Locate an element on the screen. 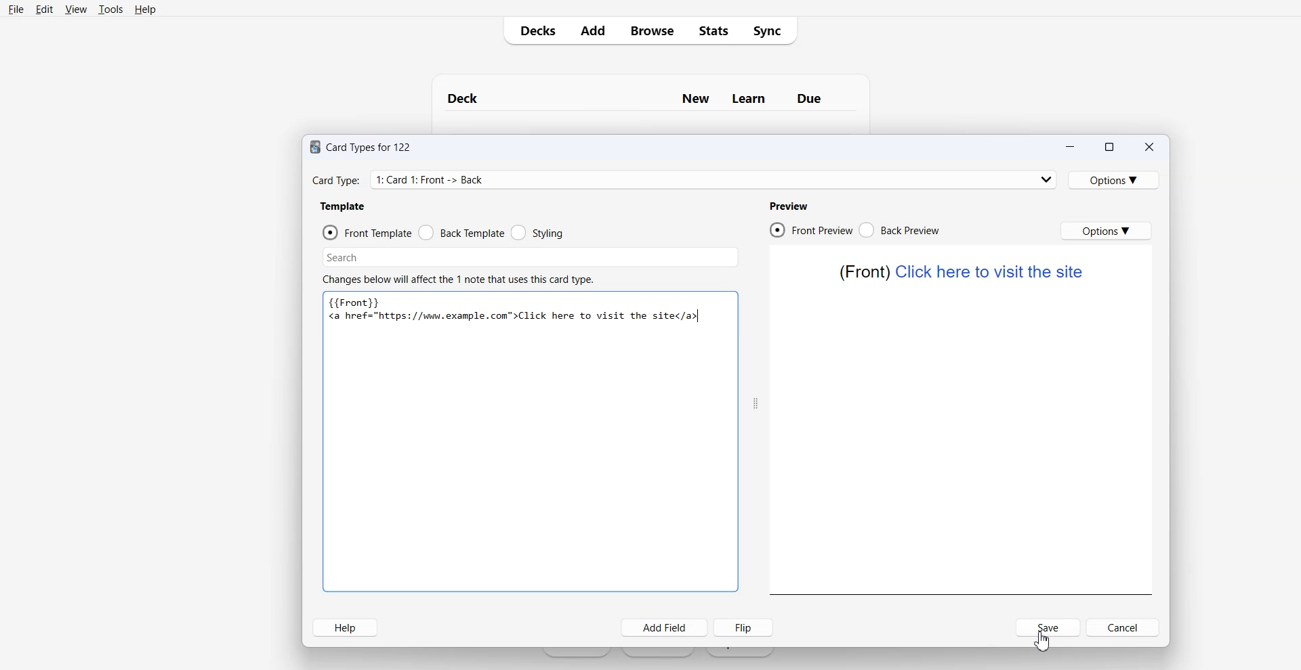 The width and height of the screenshot is (1301, 670). View is located at coordinates (76, 9).